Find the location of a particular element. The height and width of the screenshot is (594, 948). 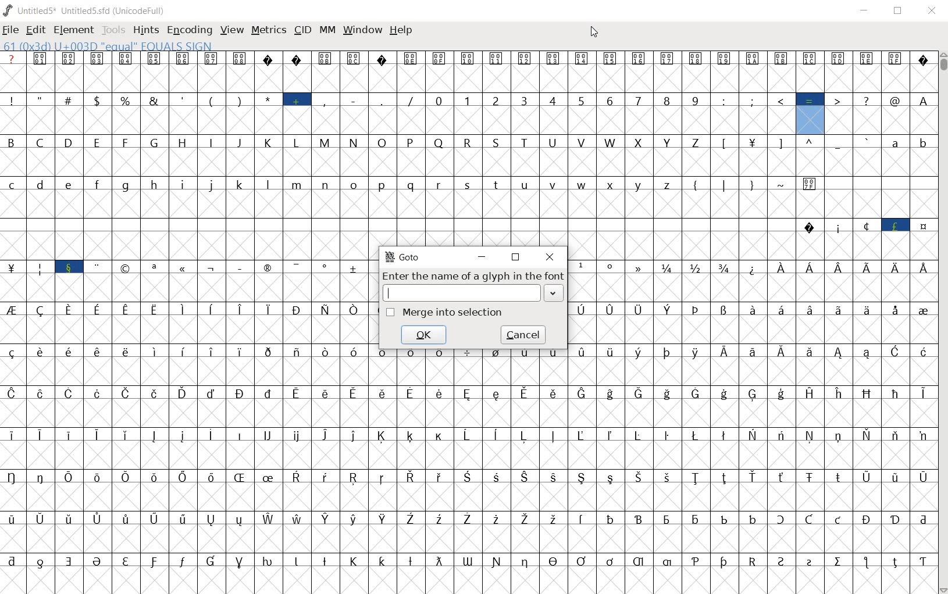

glyph characters is located at coordinates (652, 481).